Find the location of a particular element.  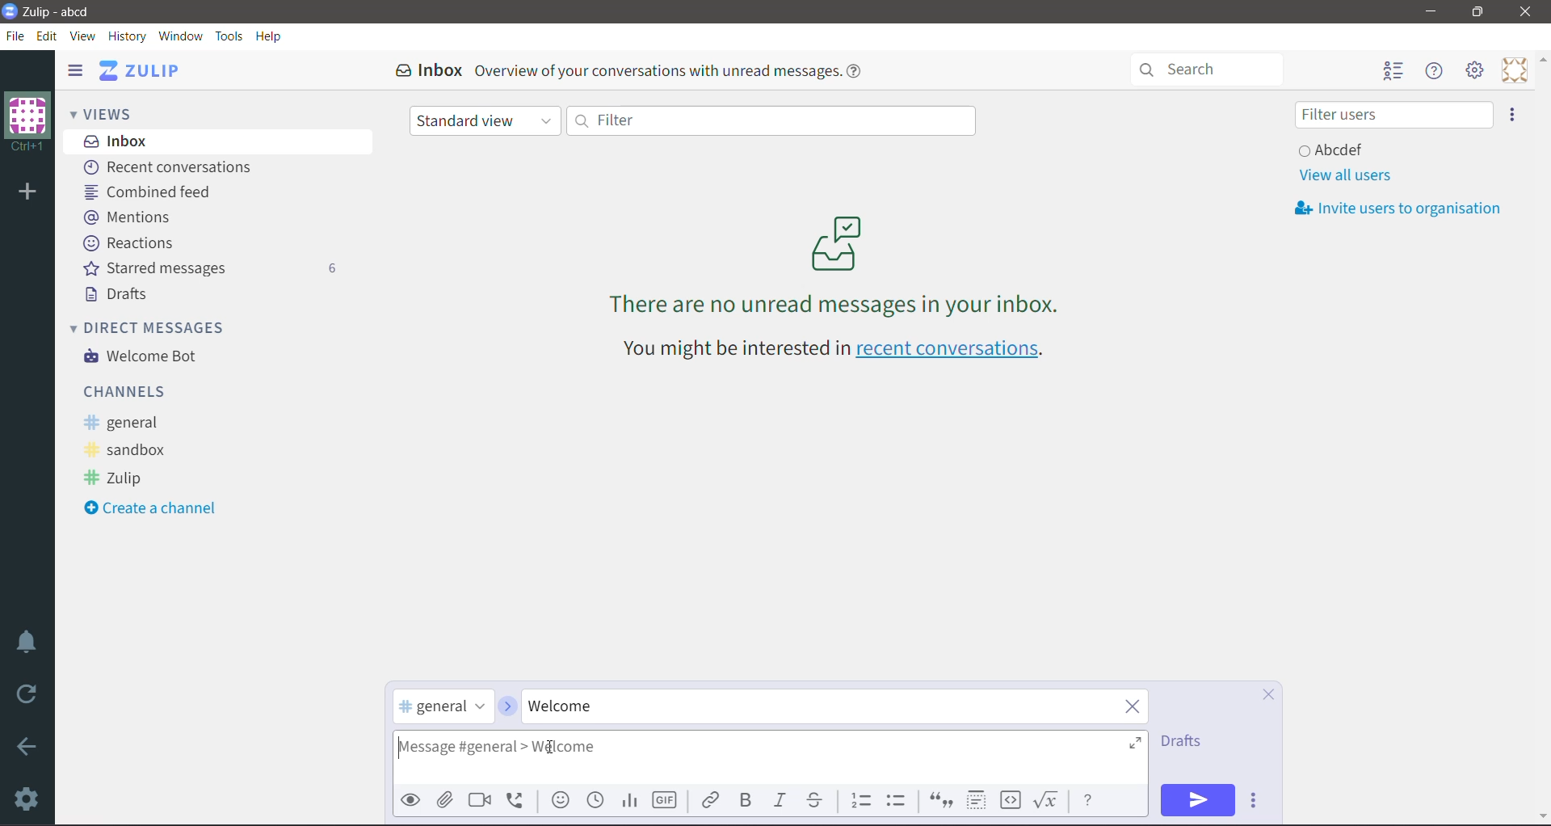

User and Status is located at coordinates (1335, 149).